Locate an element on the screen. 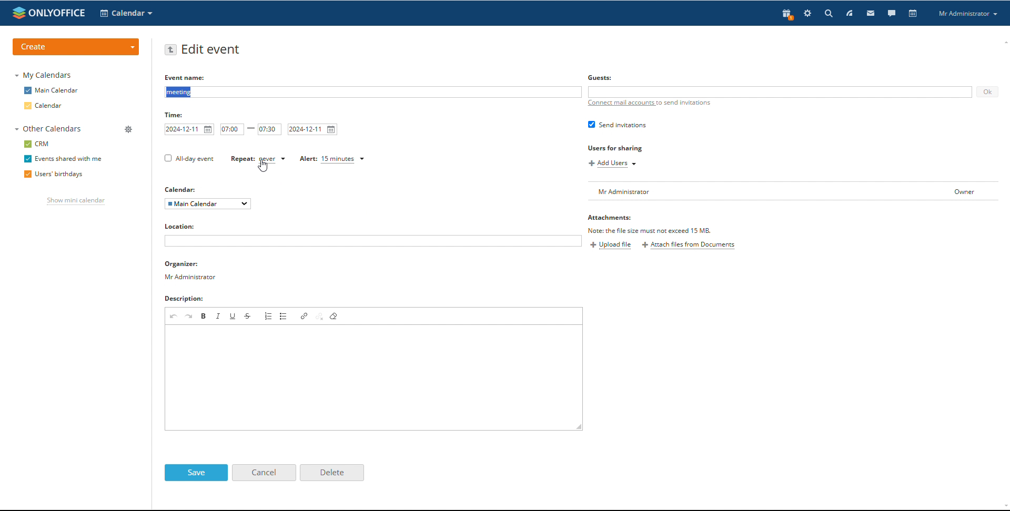 The width and height of the screenshot is (1010, 511). end date is located at coordinates (313, 129).